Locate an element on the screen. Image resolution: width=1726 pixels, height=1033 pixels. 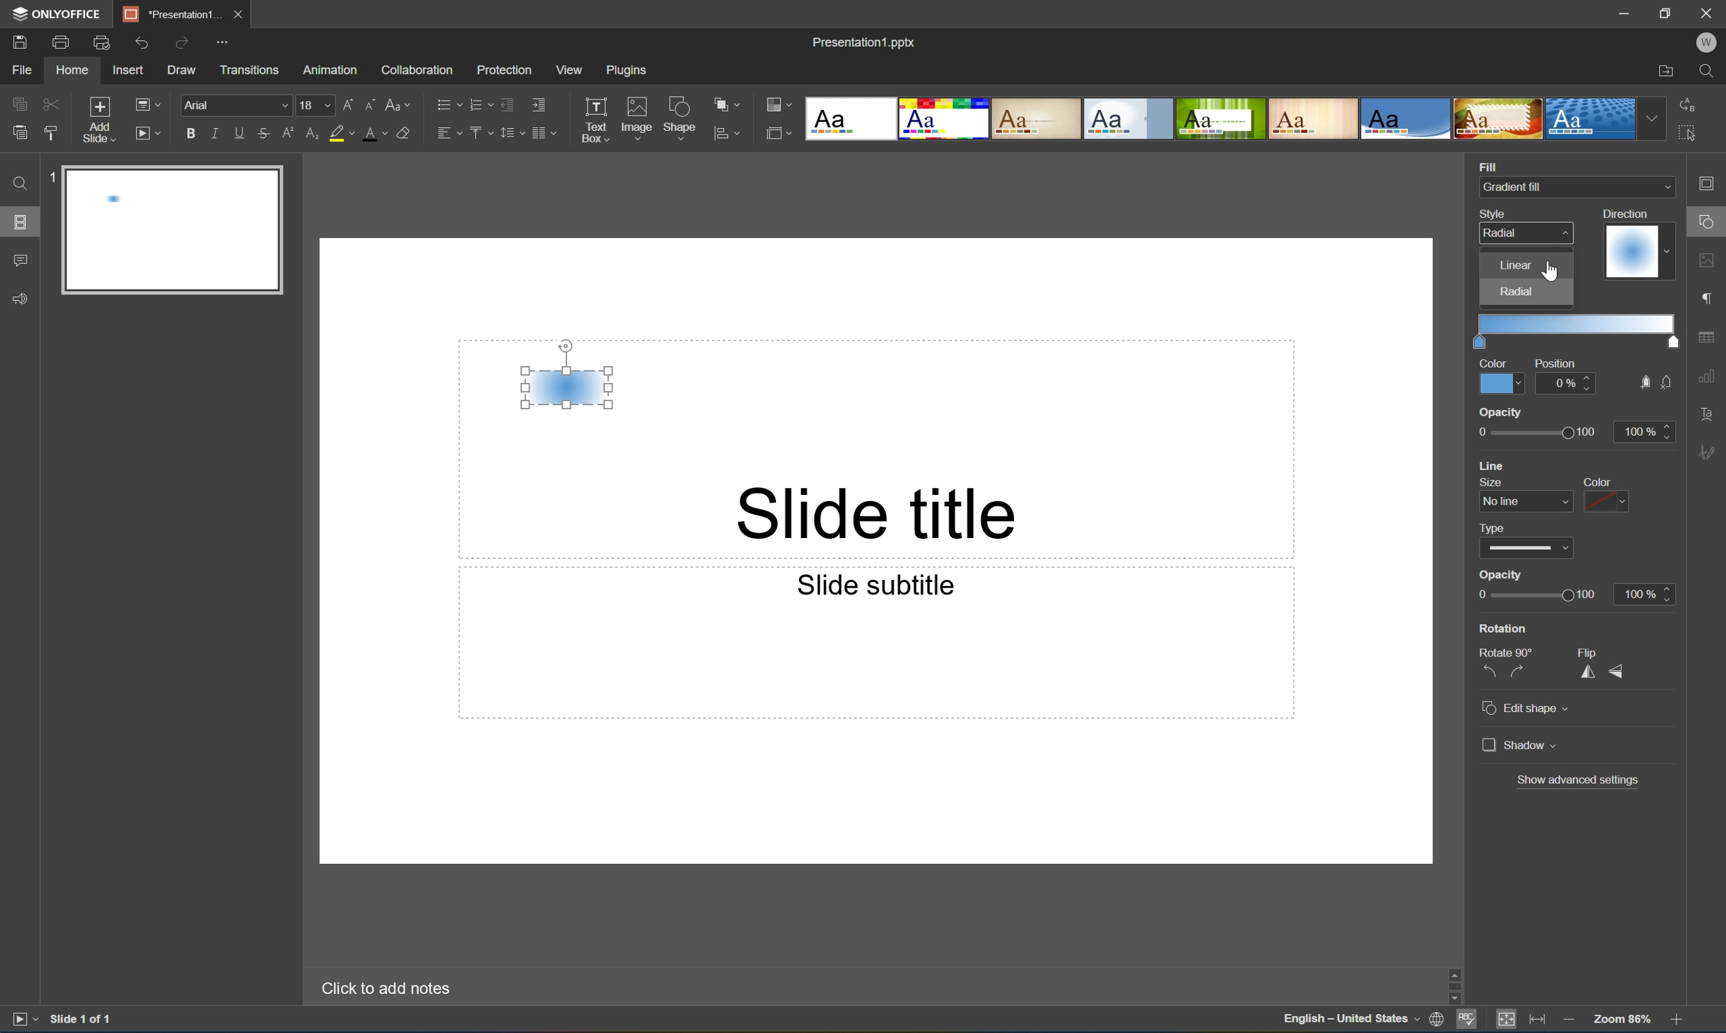
Edit shape is located at coordinates (1528, 709).